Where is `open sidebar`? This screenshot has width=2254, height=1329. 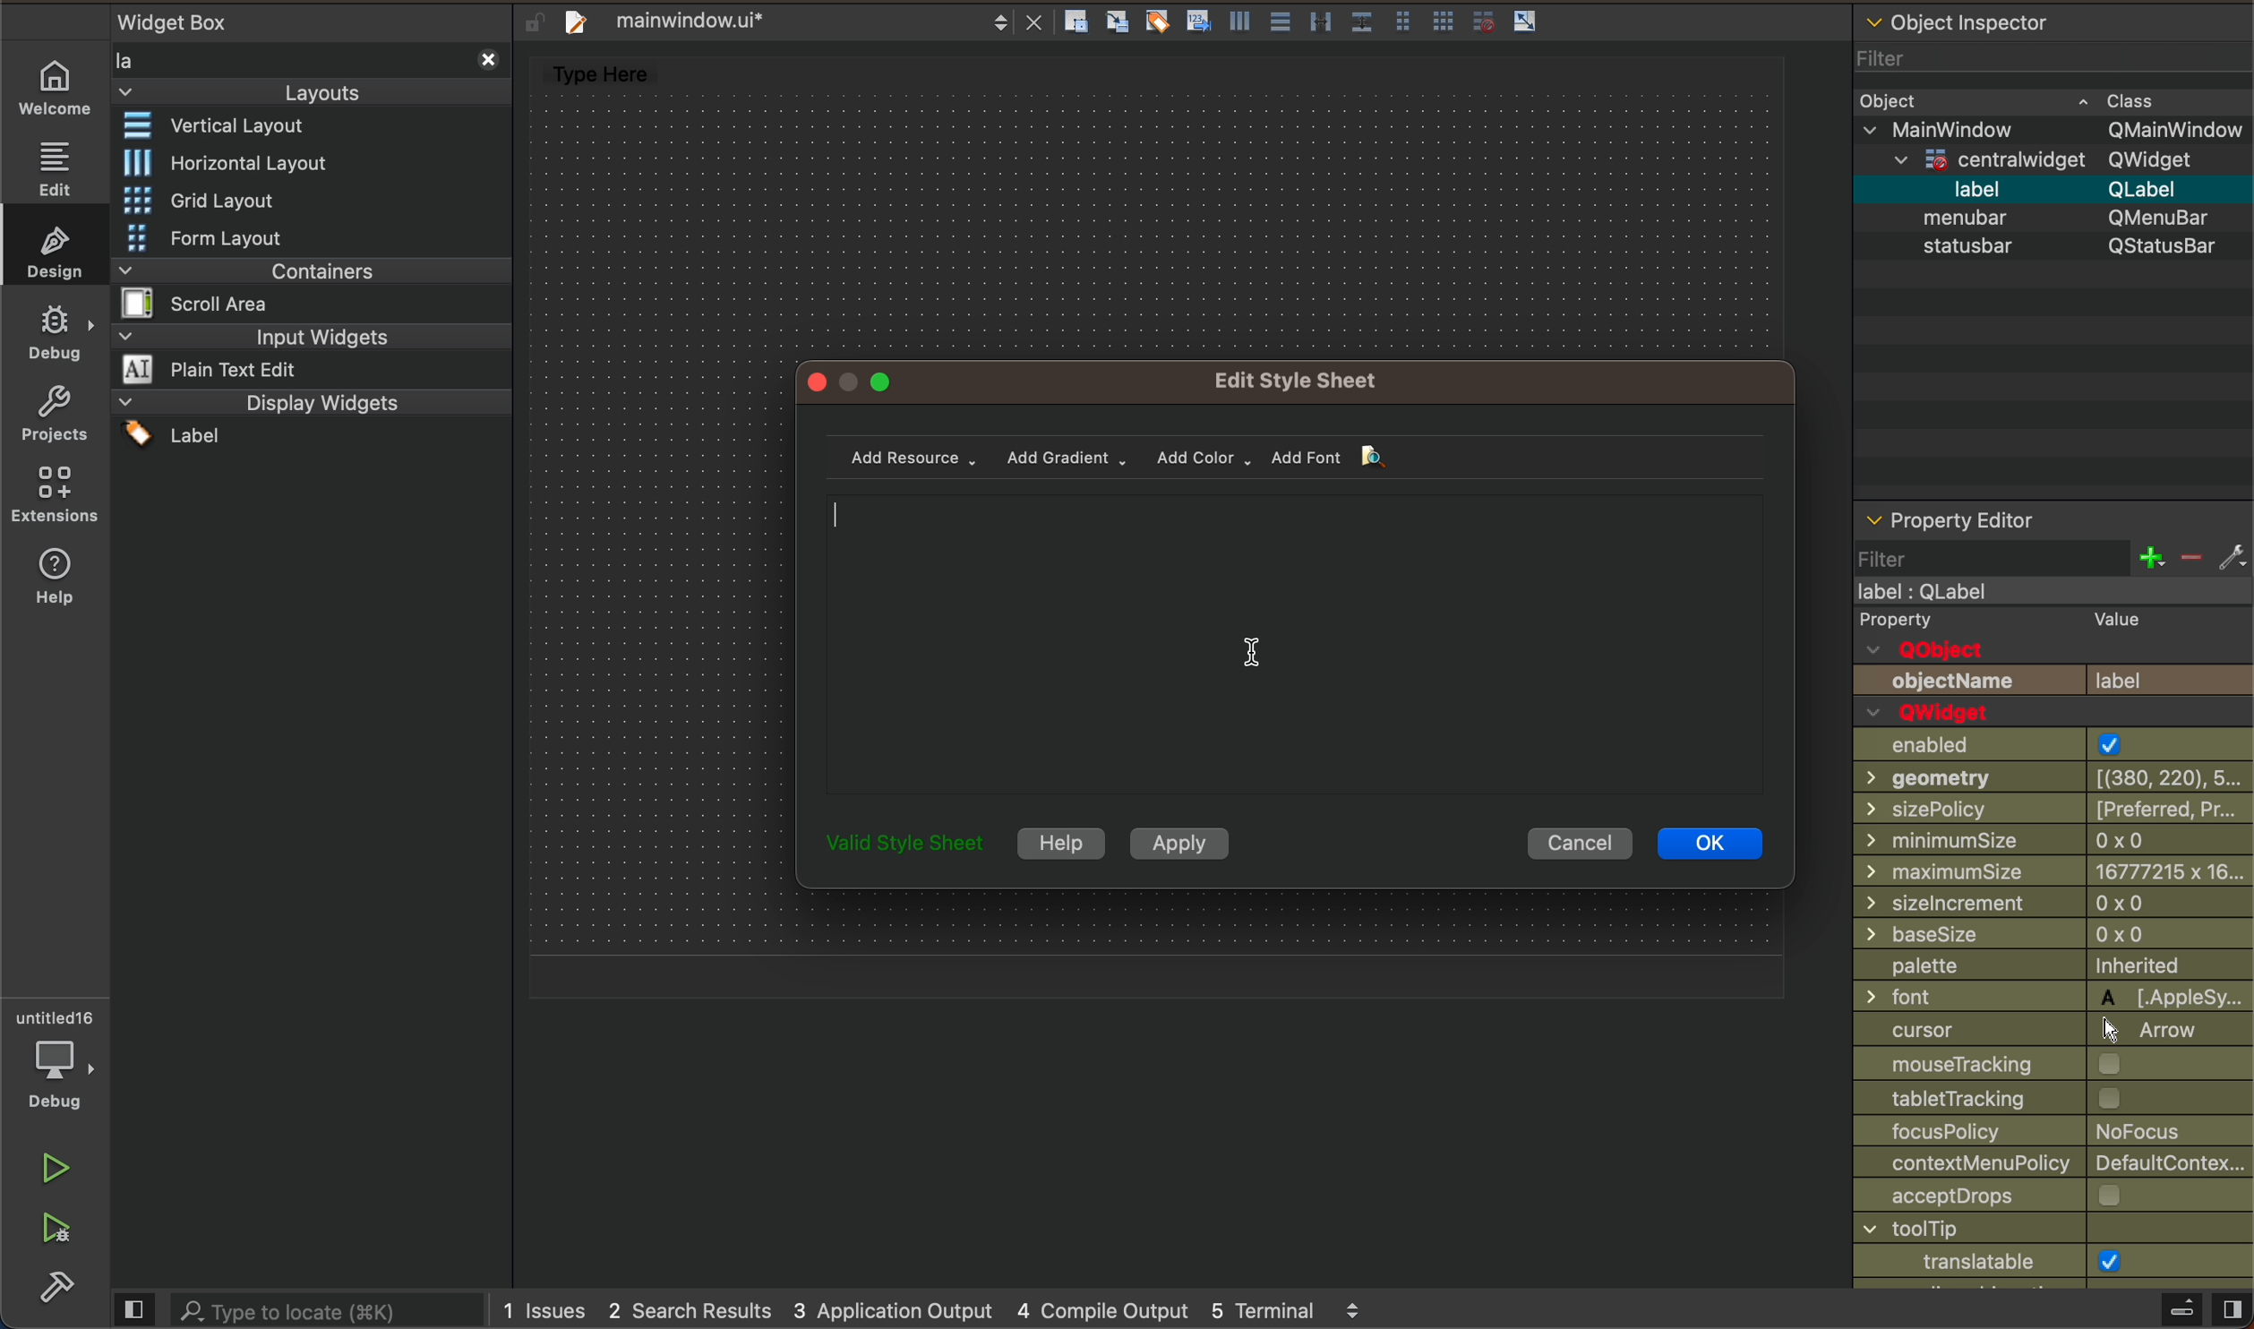
open sidebar is located at coordinates (2175, 1309).